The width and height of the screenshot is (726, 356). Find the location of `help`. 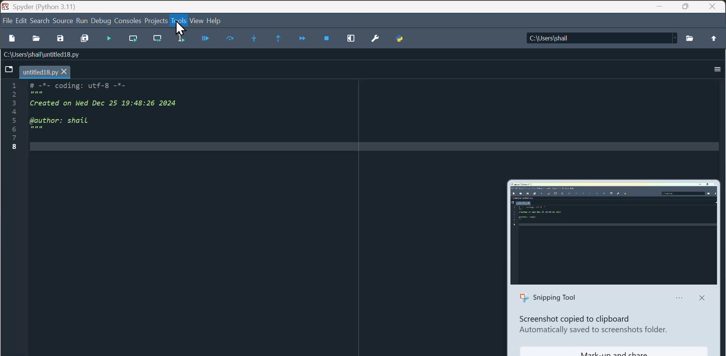

help is located at coordinates (215, 20).